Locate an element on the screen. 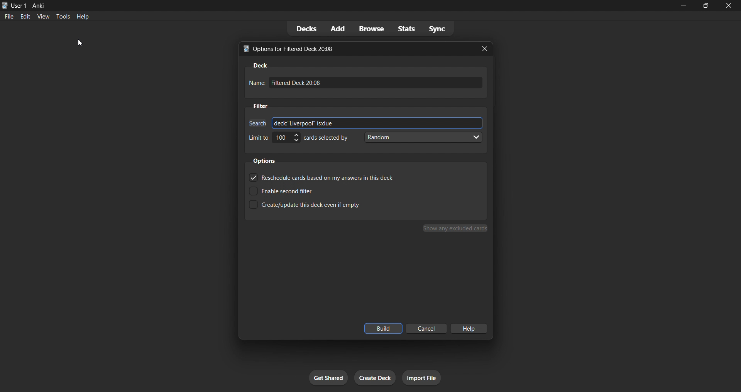 The height and width of the screenshot is (392, 741). add is located at coordinates (336, 29).